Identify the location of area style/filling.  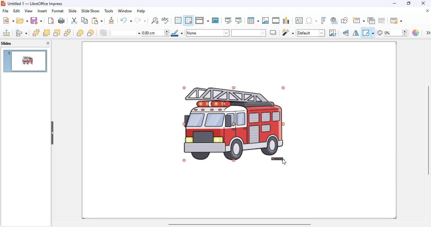
(208, 33).